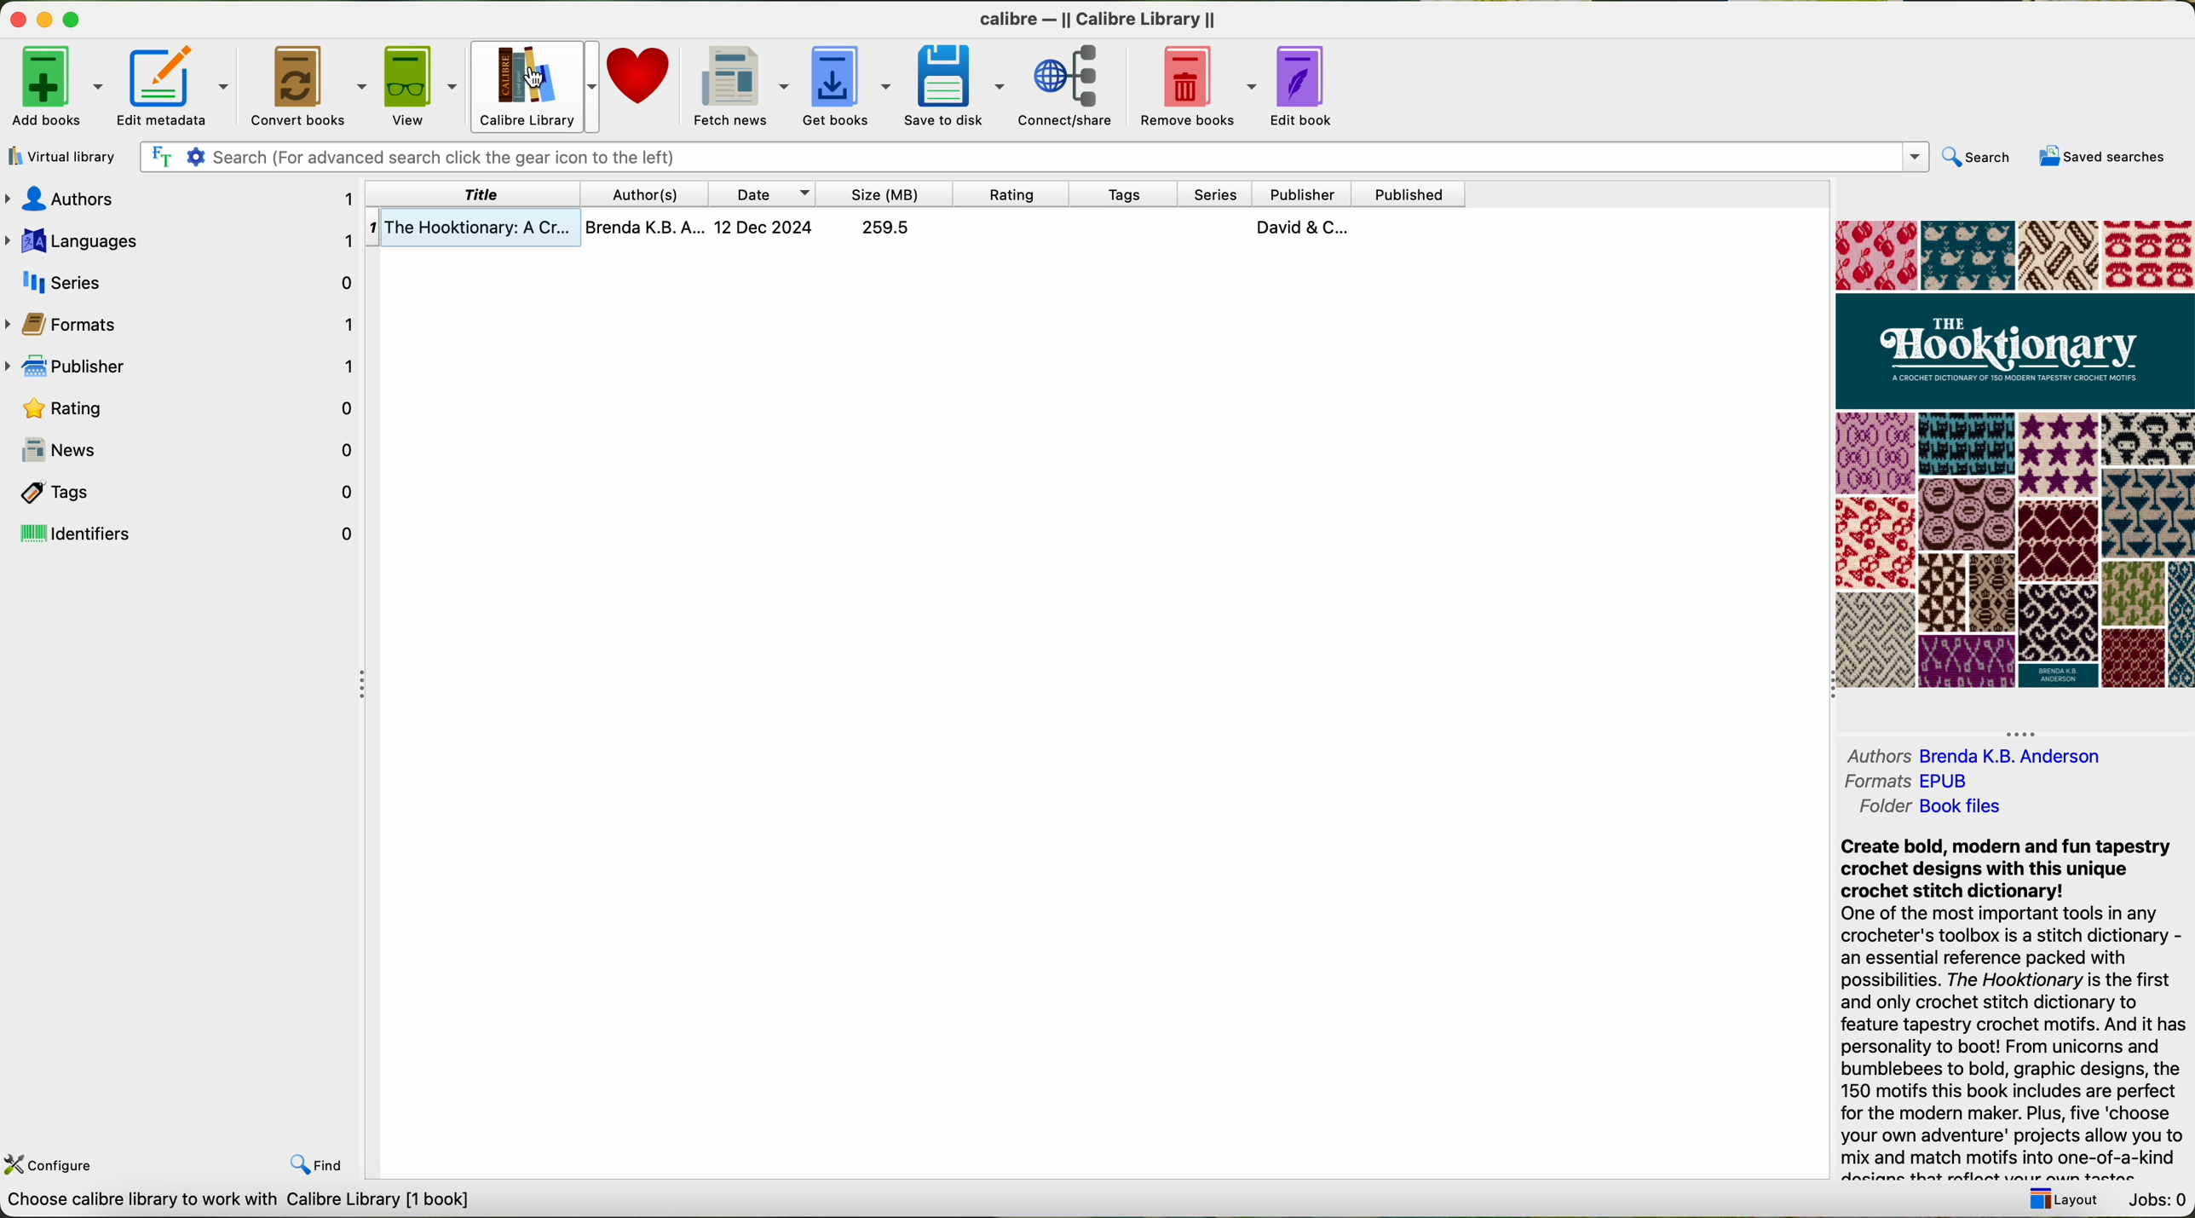  I want to click on languages, so click(181, 238).